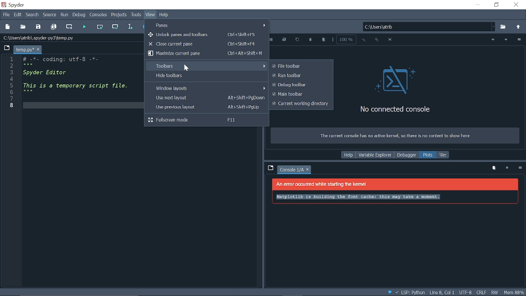 Image resolution: width=526 pixels, height=296 pixels. What do you see at coordinates (205, 107) in the screenshot?
I see `Use previous layout` at bounding box center [205, 107].